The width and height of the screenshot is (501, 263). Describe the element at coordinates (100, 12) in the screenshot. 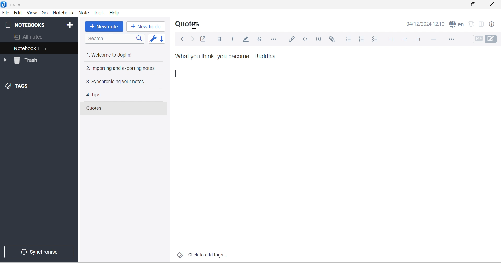

I see `Tools` at that location.